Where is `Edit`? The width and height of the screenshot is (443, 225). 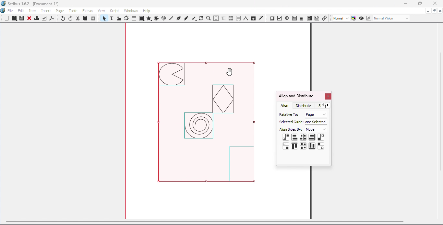
Edit is located at coordinates (21, 11).